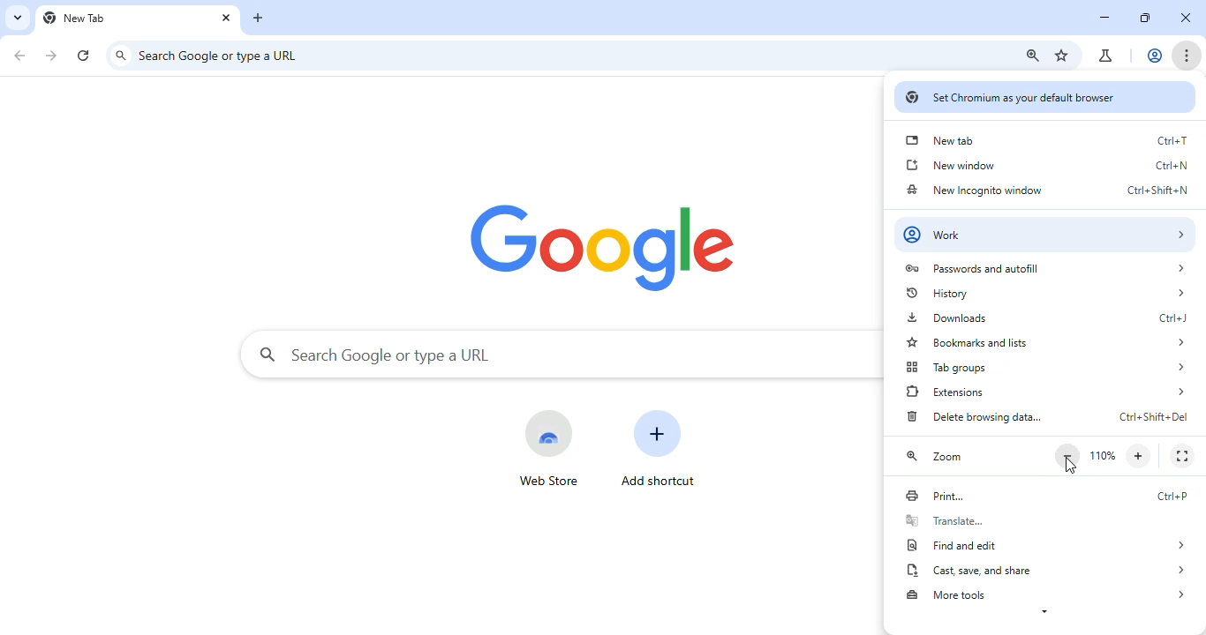 This screenshot has width=1206, height=635. What do you see at coordinates (1044, 190) in the screenshot?
I see `new incognito window` at bounding box center [1044, 190].